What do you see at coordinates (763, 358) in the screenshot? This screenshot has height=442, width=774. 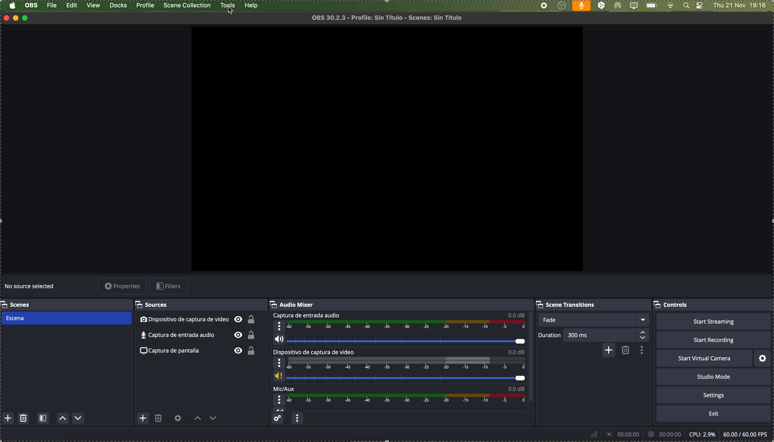 I see `settings` at bounding box center [763, 358].